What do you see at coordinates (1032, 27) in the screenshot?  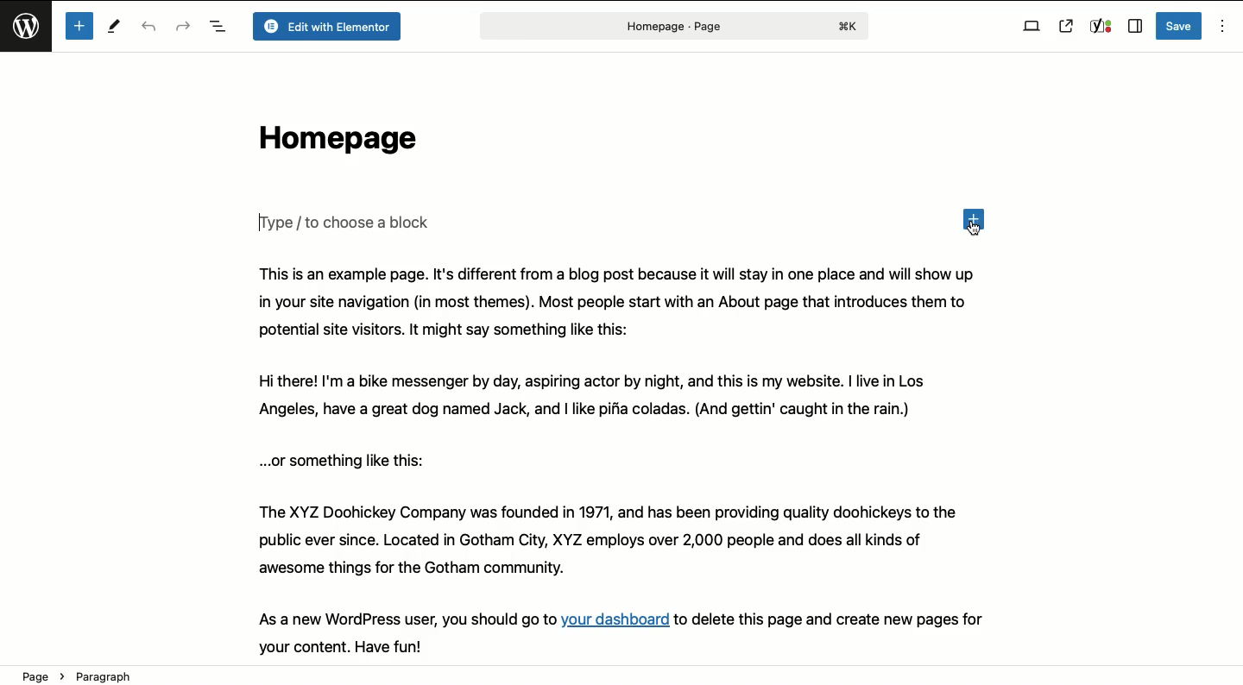 I see `View` at bounding box center [1032, 27].